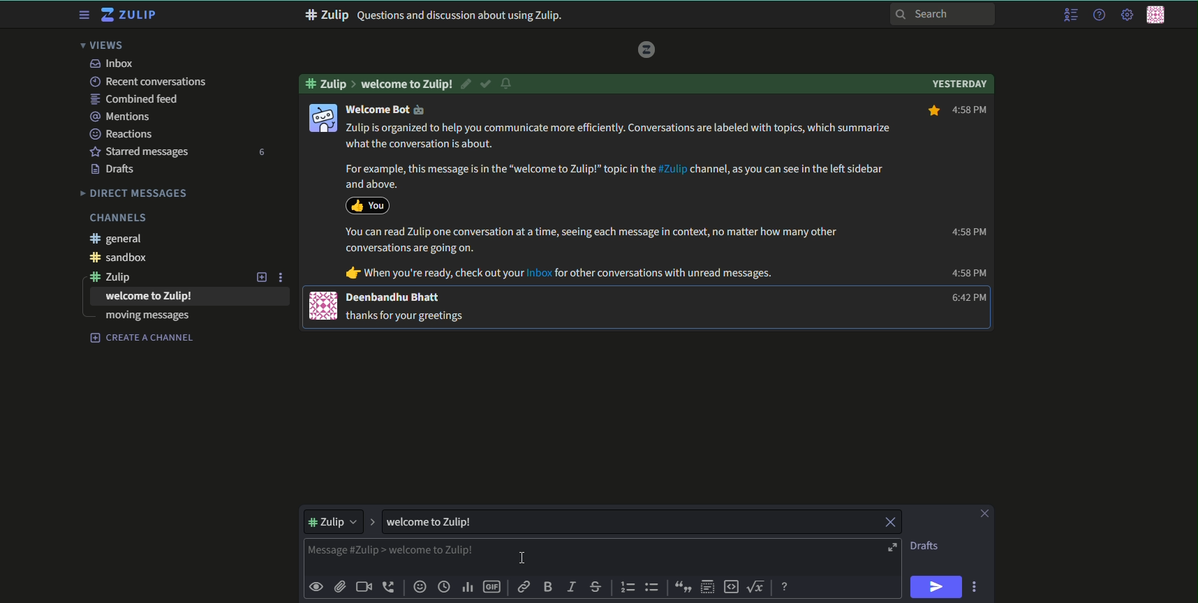 Image resolution: width=1198 pixels, height=603 pixels. What do you see at coordinates (111, 64) in the screenshot?
I see `inbox` at bounding box center [111, 64].